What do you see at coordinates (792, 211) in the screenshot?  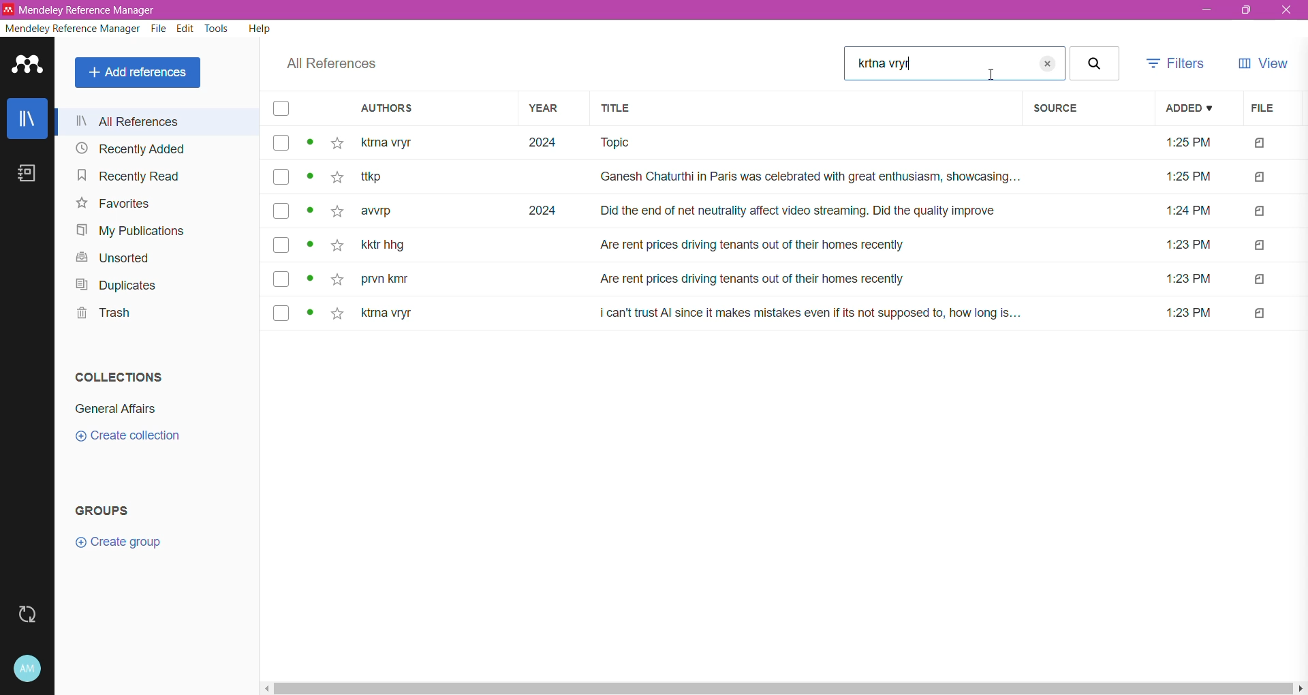 I see `7 aw 2024 Did the end of net neutrality affect video streaming. Did the quality improve 1:24 PM` at bounding box center [792, 211].